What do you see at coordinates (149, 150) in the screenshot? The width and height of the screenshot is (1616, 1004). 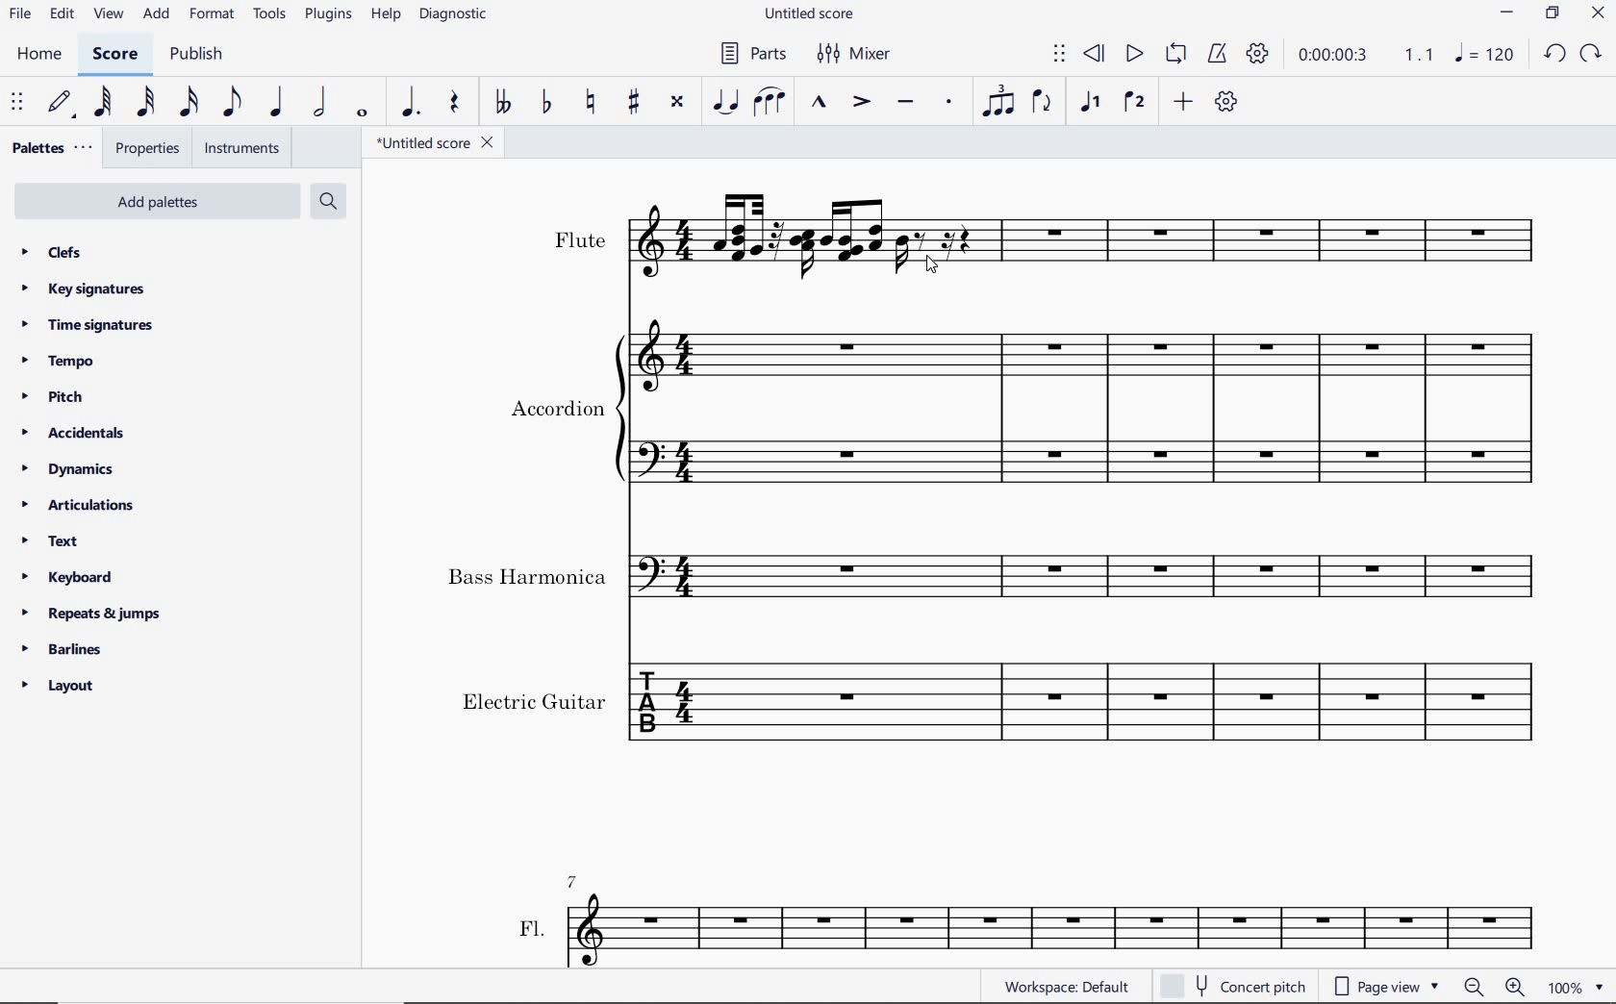 I see `properties` at bounding box center [149, 150].